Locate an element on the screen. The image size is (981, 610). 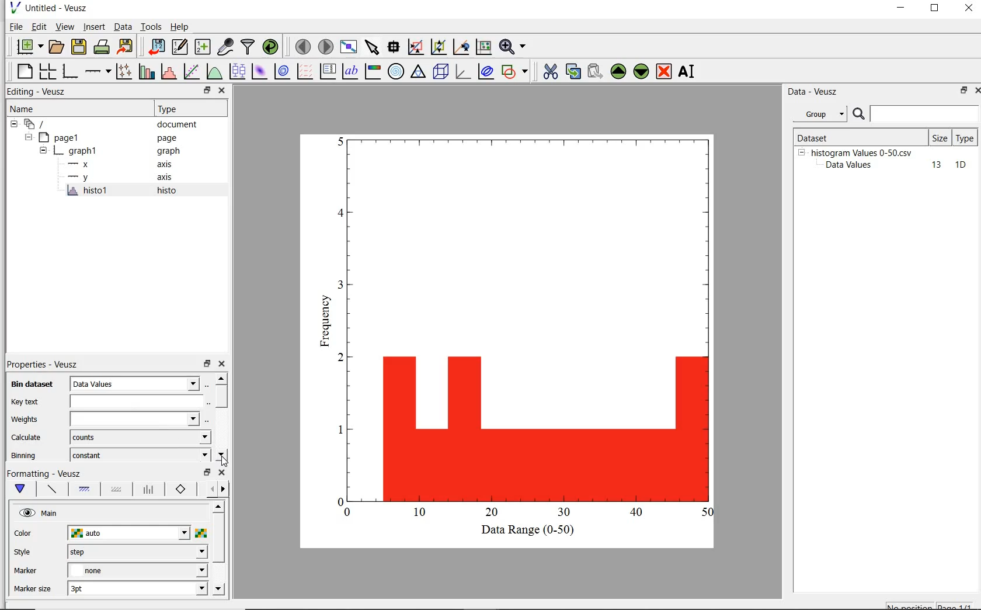
editing-veusz is located at coordinates (37, 92).